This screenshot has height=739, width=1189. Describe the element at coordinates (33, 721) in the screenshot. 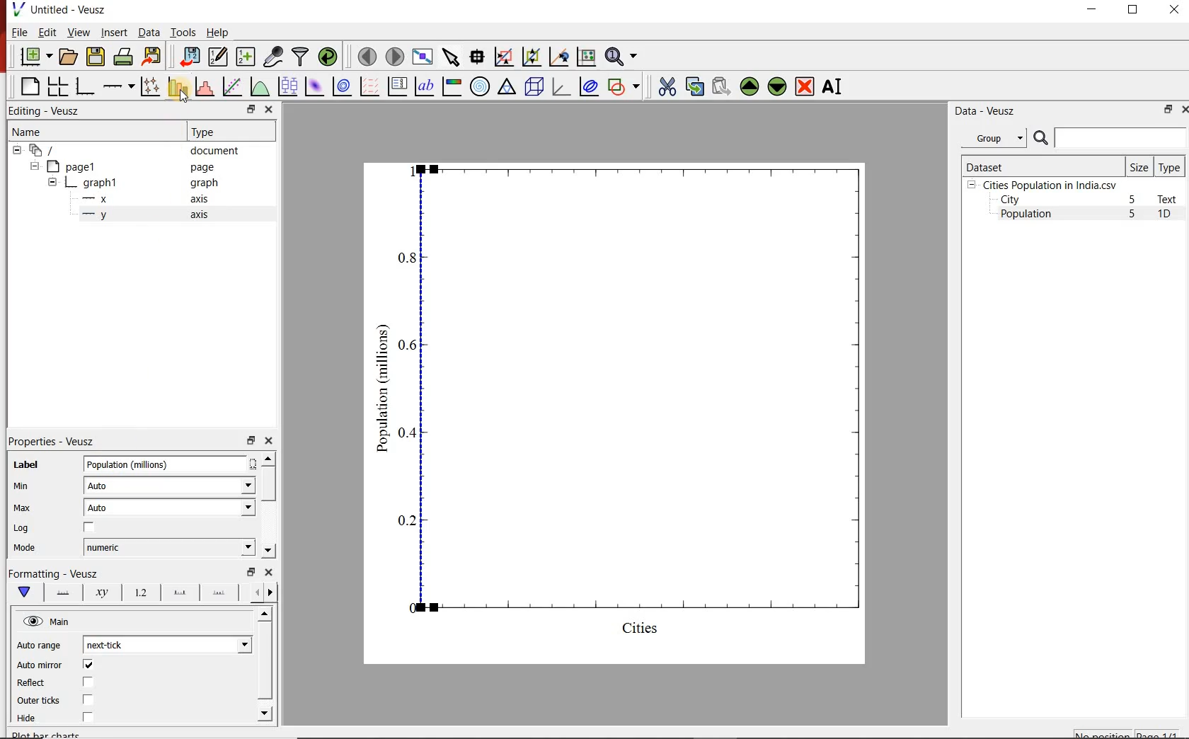

I see `Hide` at that location.